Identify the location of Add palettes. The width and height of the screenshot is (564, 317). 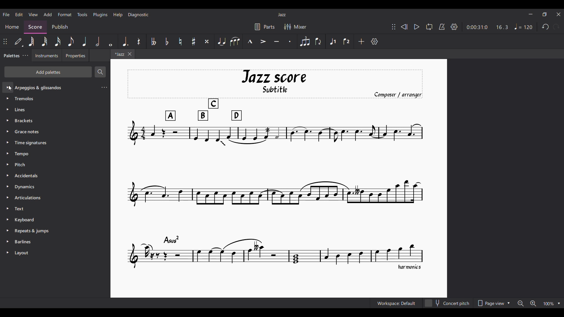
(48, 72).